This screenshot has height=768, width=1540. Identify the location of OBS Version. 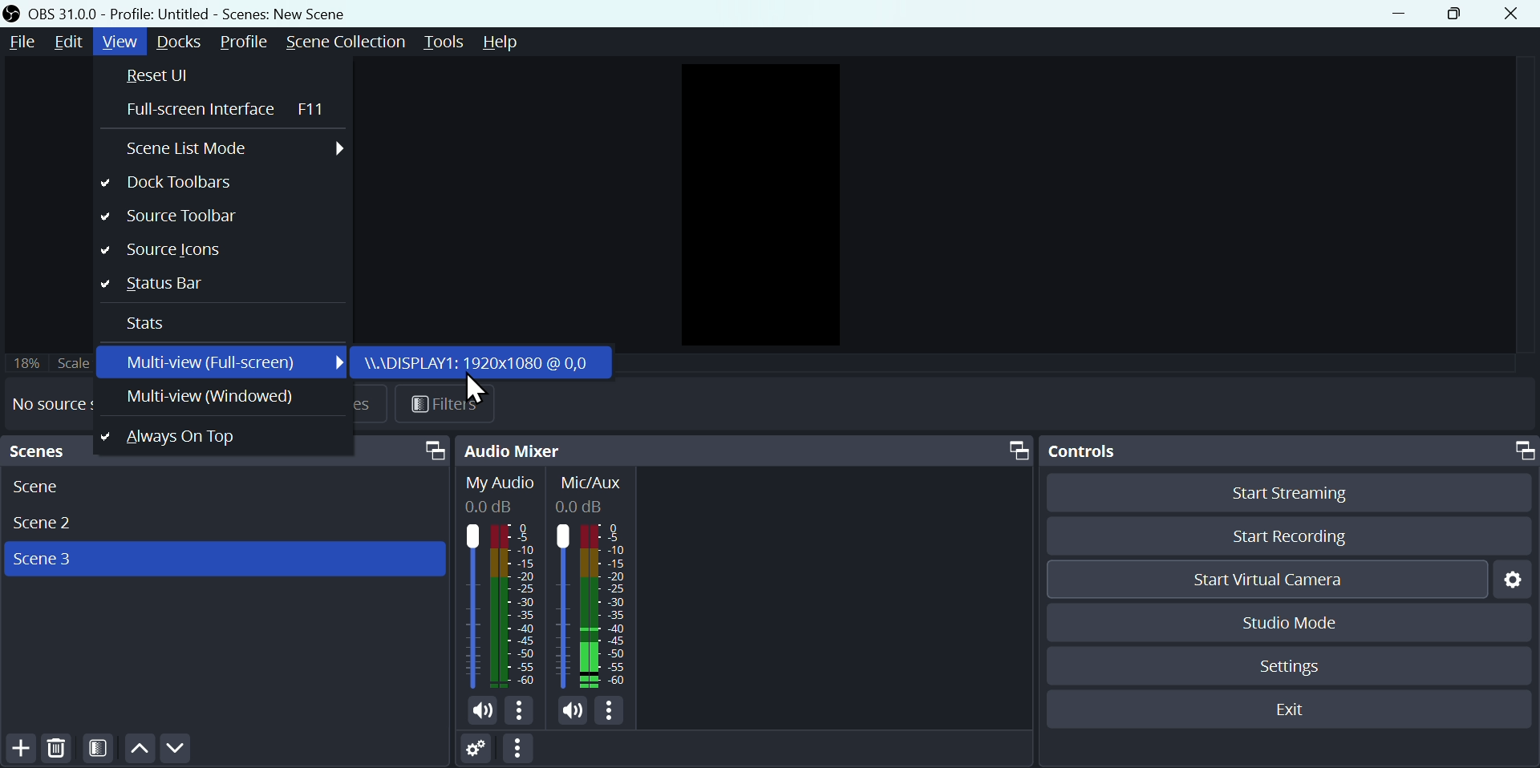
(64, 14).